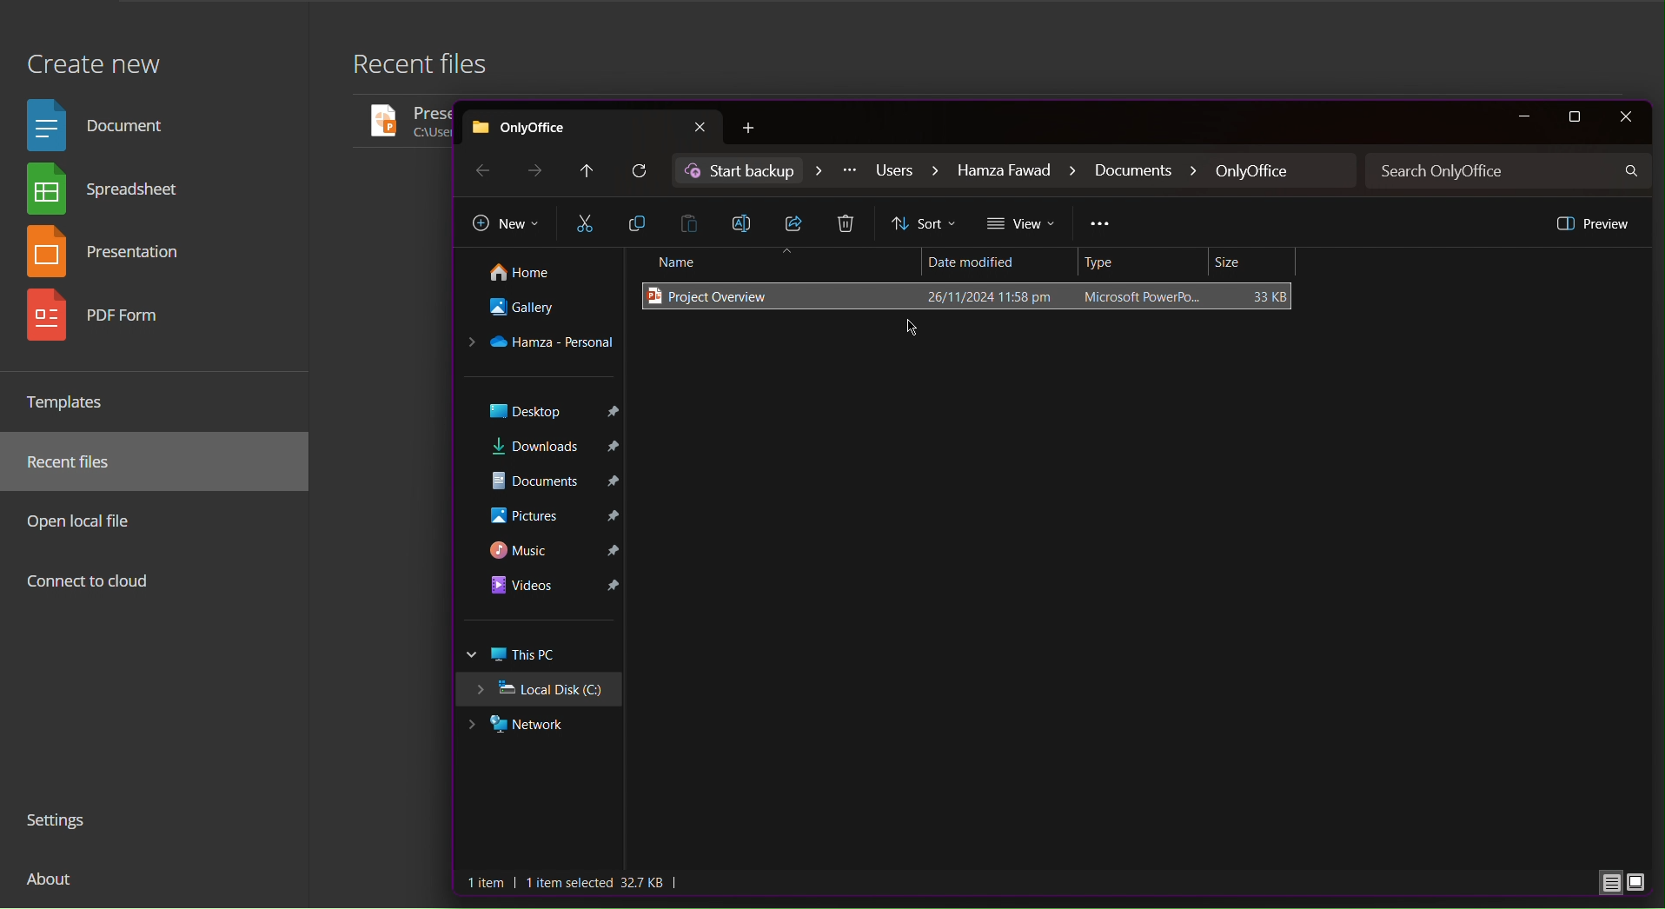 The image size is (1665, 909). I want to click on Maximize, so click(1577, 117).